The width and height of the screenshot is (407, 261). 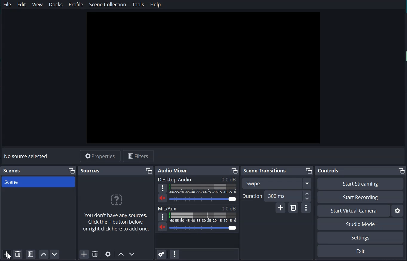 I want to click on Add scene, so click(x=6, y=254).